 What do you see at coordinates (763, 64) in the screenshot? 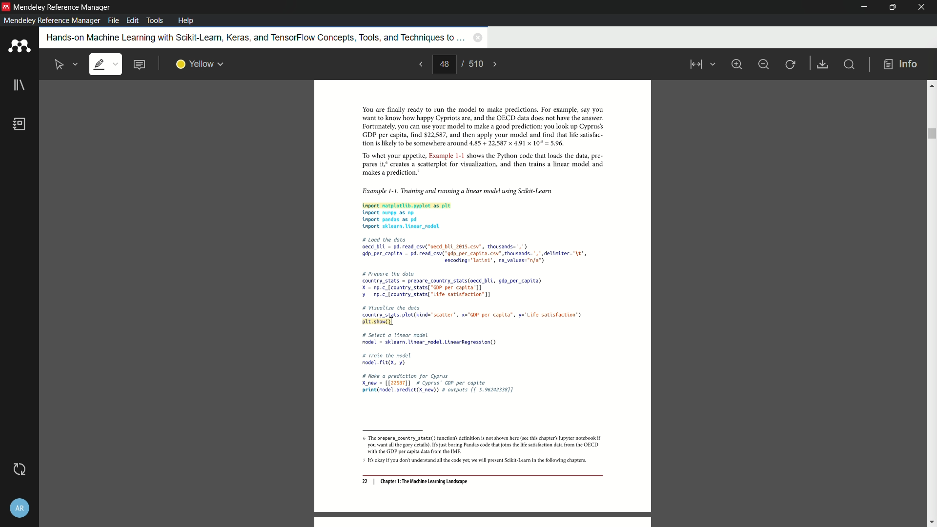
I see `minimize` at bounding box center [763, 64].